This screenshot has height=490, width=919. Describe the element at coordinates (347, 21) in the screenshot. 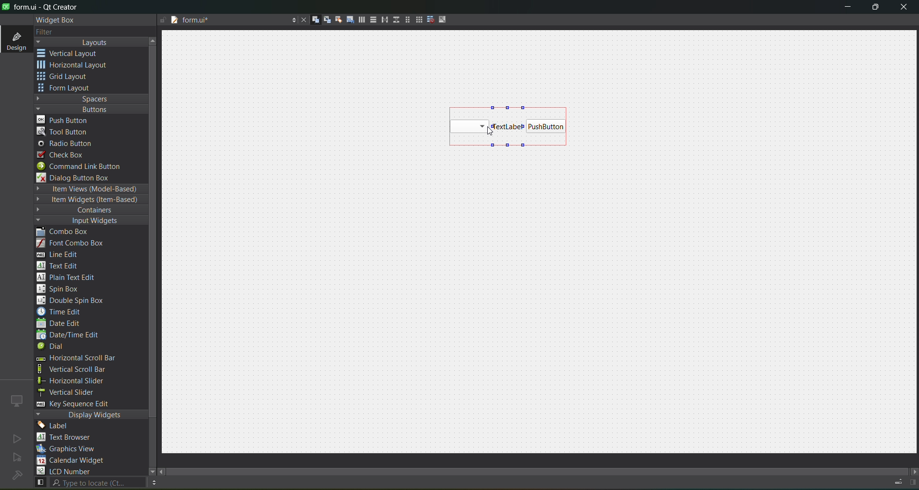

I see `edit tab` at that location.